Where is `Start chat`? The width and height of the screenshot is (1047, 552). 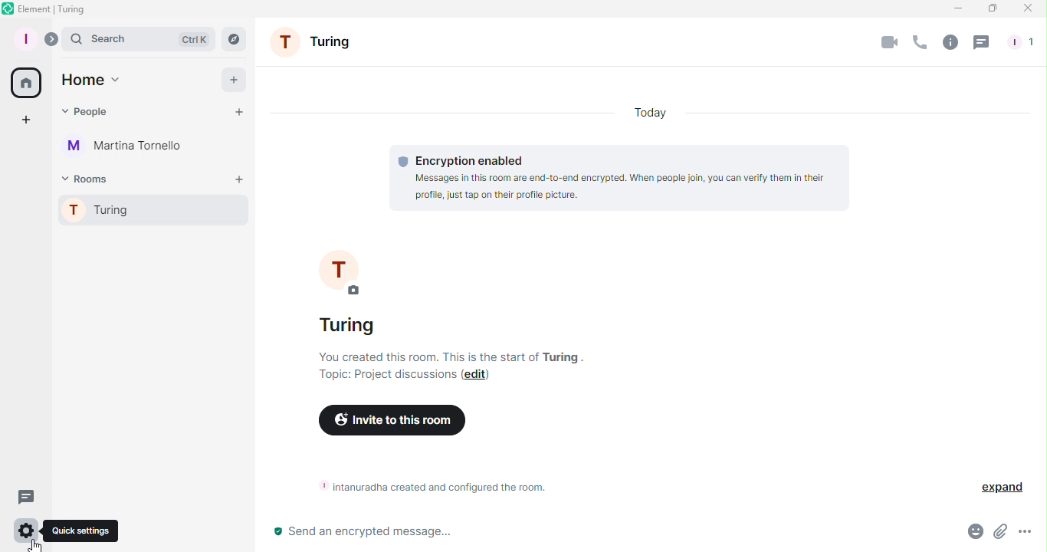 Start chat is located at coordinates (235, 112).